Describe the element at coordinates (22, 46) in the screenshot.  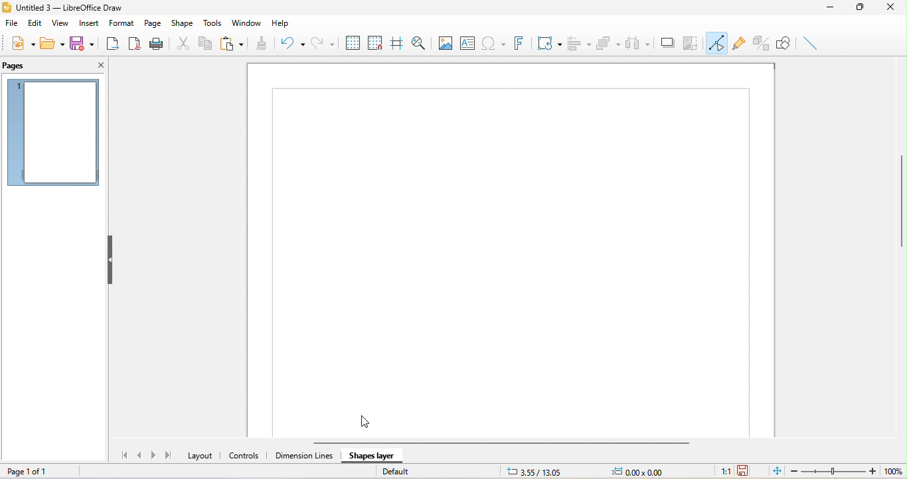
I see `new` at that location.